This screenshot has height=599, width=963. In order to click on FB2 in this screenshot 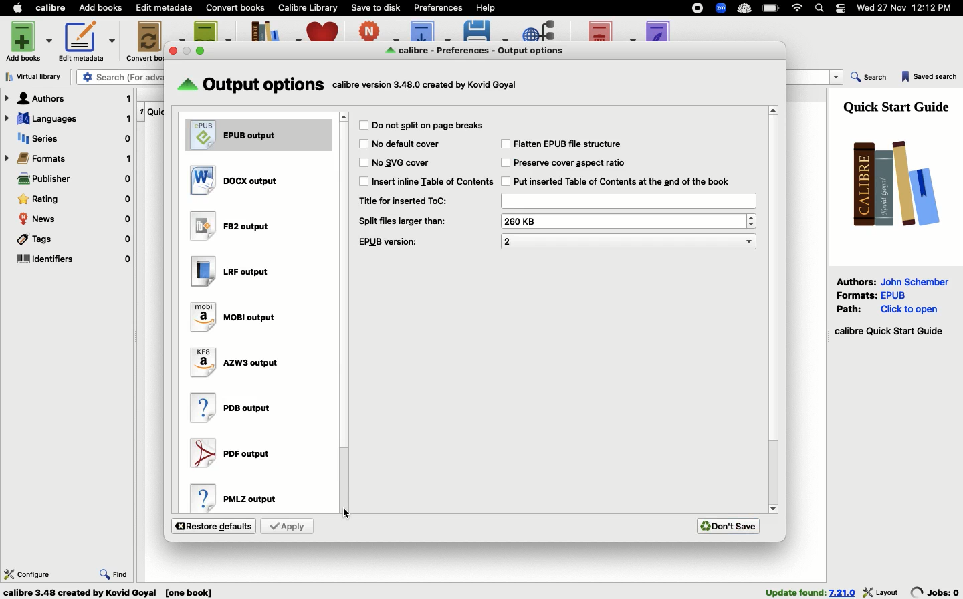, I will do `click(230, 227)`.